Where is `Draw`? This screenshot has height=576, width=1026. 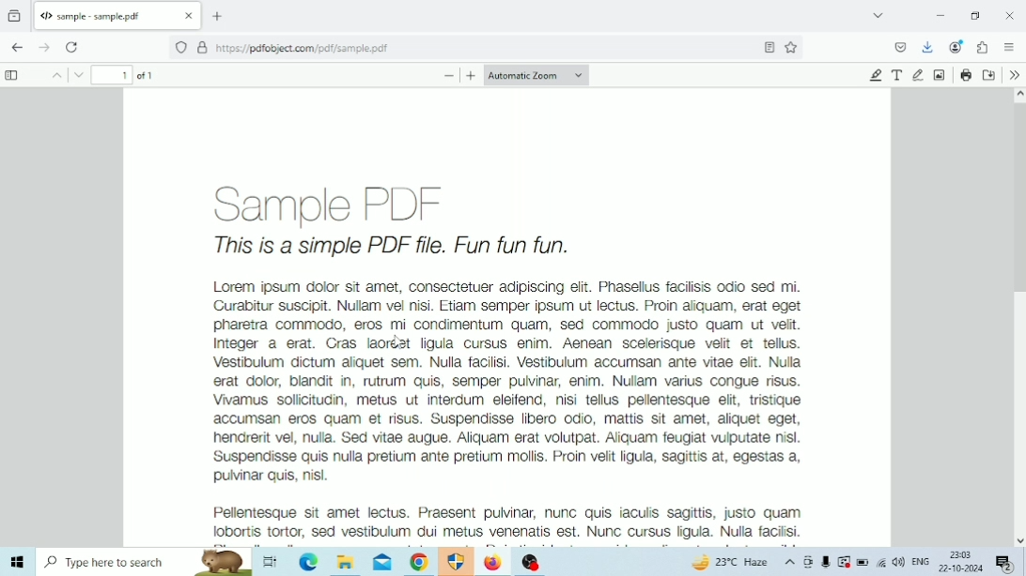
Draw is located at coordinates (918, 75).